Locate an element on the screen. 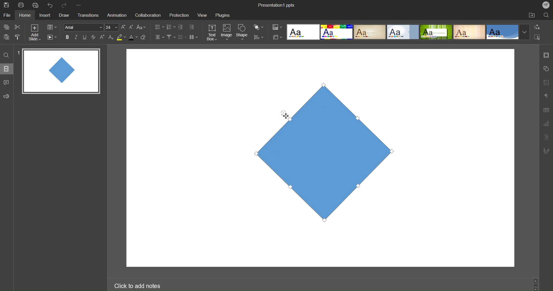  More is located at coordinates (79, 3).